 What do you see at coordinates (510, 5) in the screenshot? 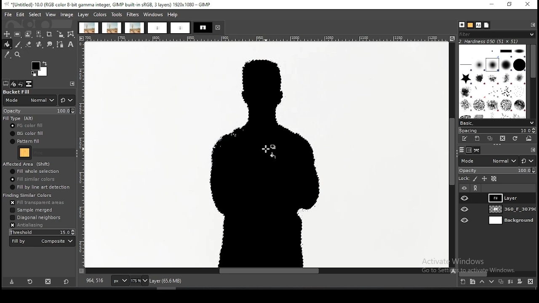
I see `restore` at bounding box center [510, 5].